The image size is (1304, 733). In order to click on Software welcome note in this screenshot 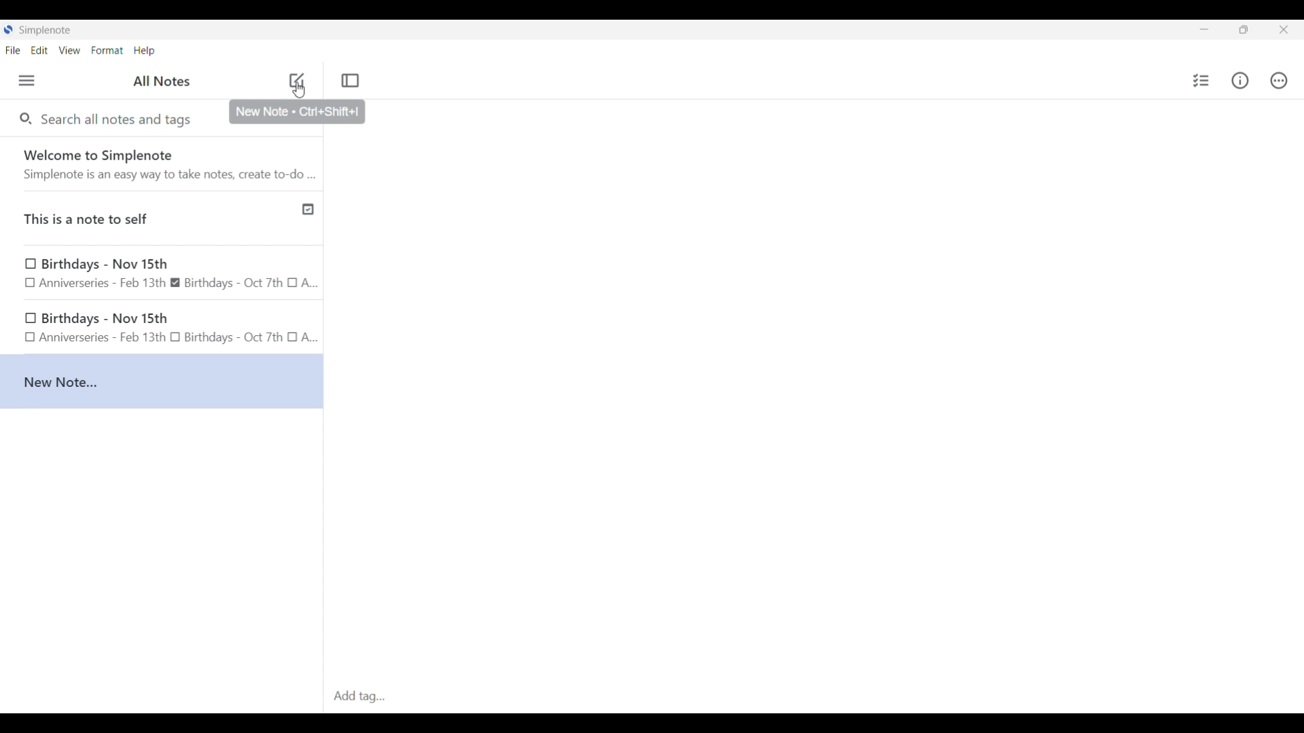, I will do `click(165, 164)`.